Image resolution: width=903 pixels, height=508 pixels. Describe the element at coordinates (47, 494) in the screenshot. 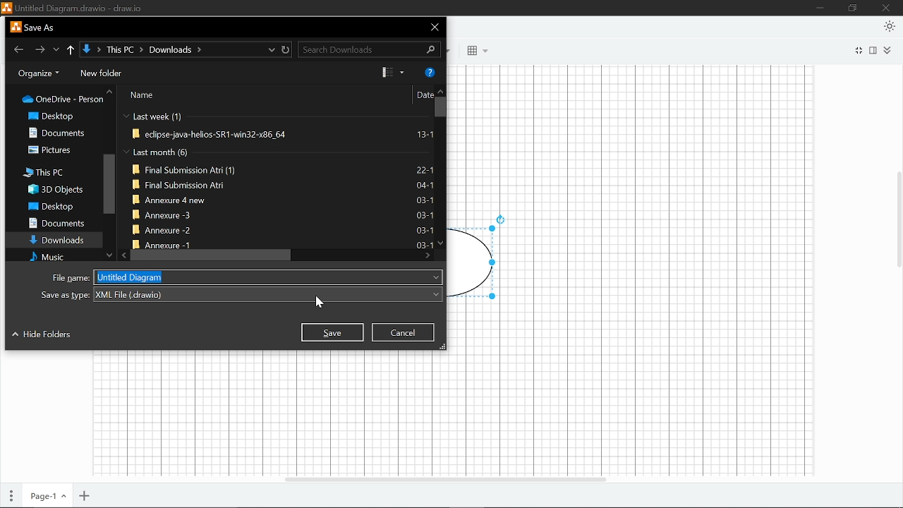

I see `Current page` at that location.